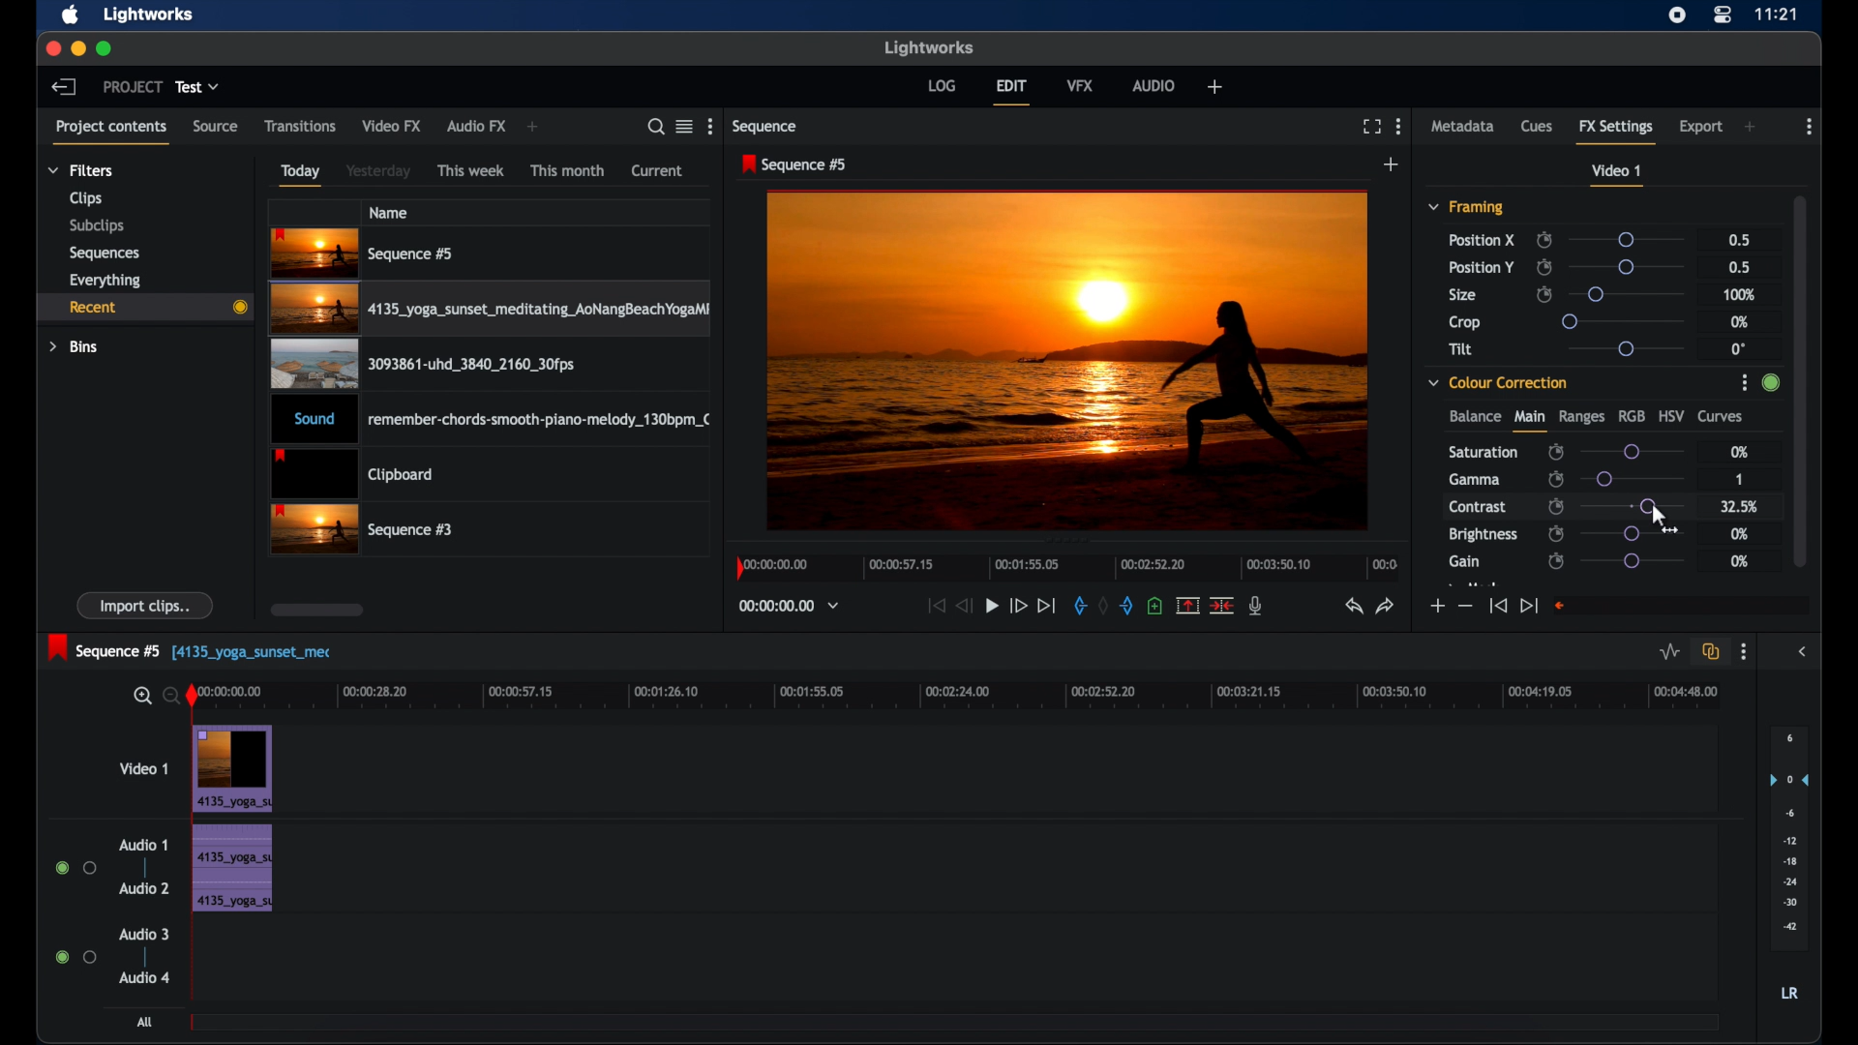 Image resolution: width=1858 pixels, height=1045 pixels. What do you see at coordinates (1670, 652) in the screenshot?
I see `toggle audio levels editing` at bounding box center [1670, 652].